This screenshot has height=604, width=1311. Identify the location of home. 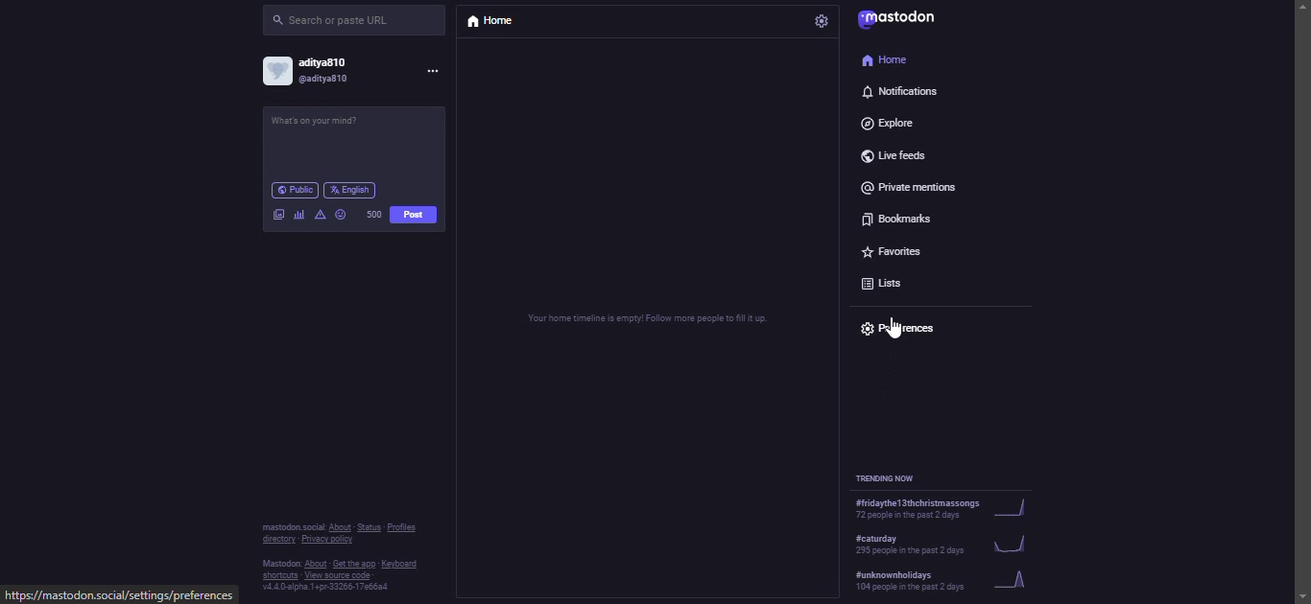
(888, 60).